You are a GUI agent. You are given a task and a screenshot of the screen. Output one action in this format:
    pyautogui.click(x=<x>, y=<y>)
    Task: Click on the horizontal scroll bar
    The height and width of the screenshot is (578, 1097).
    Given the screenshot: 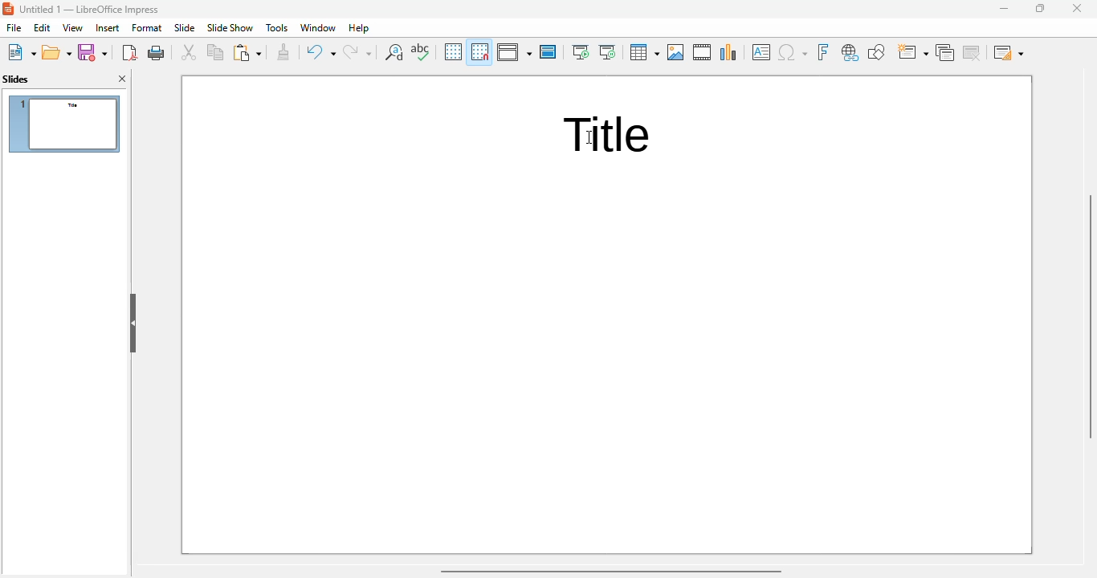 What is the action you would take?
    pyautogui.click(x=612, y=571)
    